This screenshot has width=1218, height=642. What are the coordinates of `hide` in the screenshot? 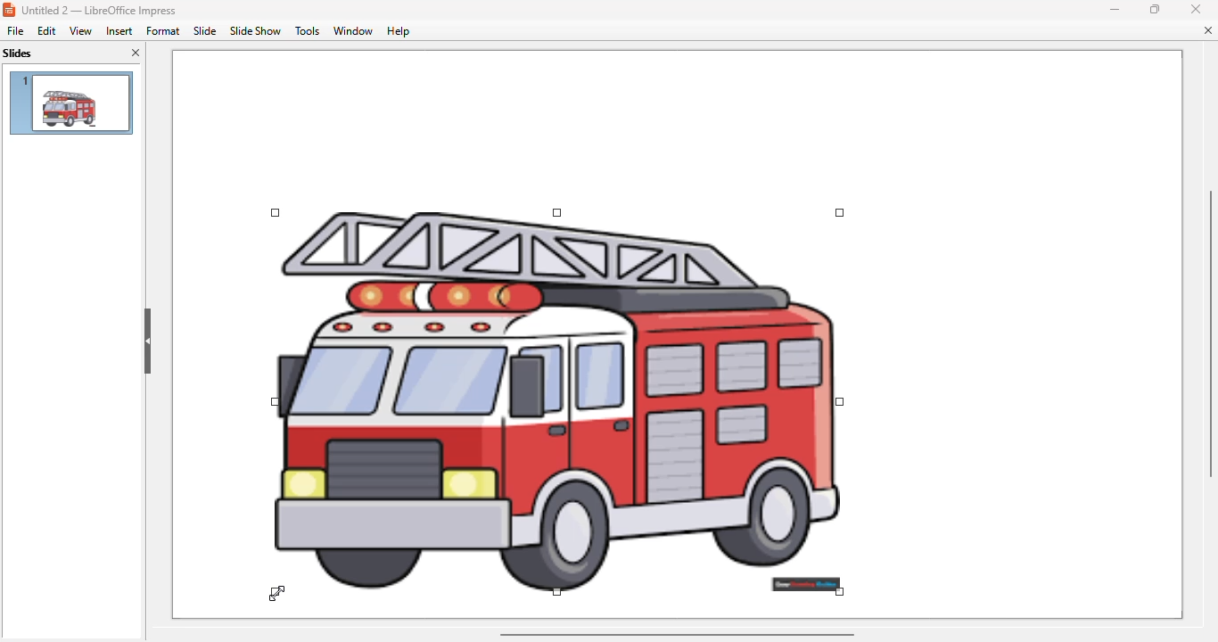 It's located at (148, 342).